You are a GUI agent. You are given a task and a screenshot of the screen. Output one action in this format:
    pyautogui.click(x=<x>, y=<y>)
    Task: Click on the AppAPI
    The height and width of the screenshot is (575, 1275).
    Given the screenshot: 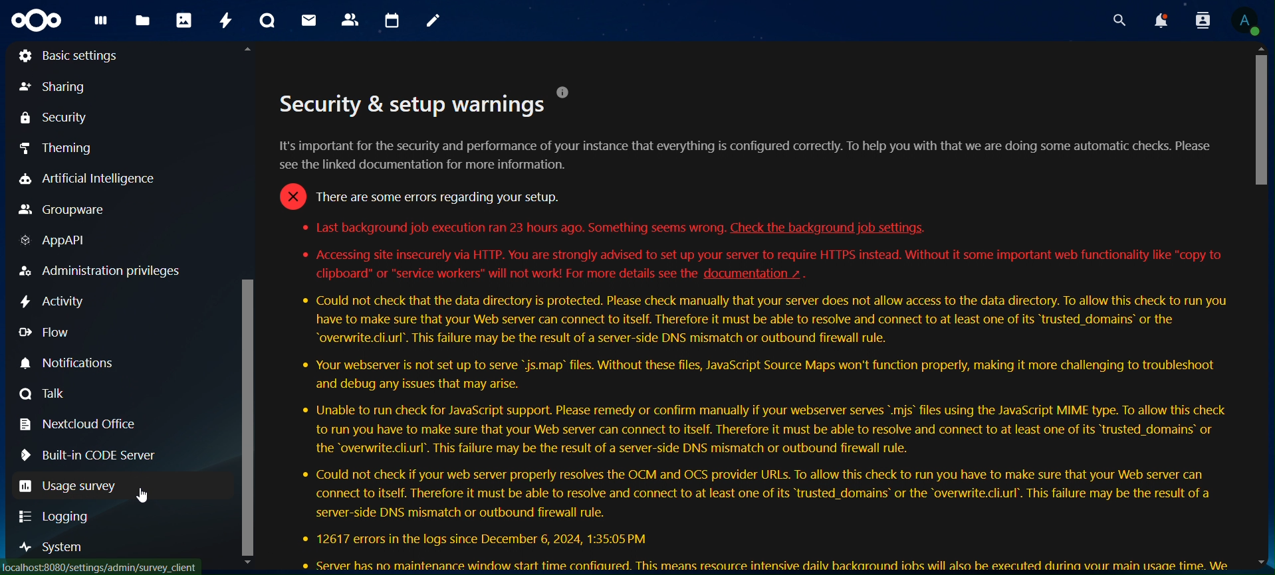 What is the action you would take?
    pyautogui.click(x=60, y=241)
    